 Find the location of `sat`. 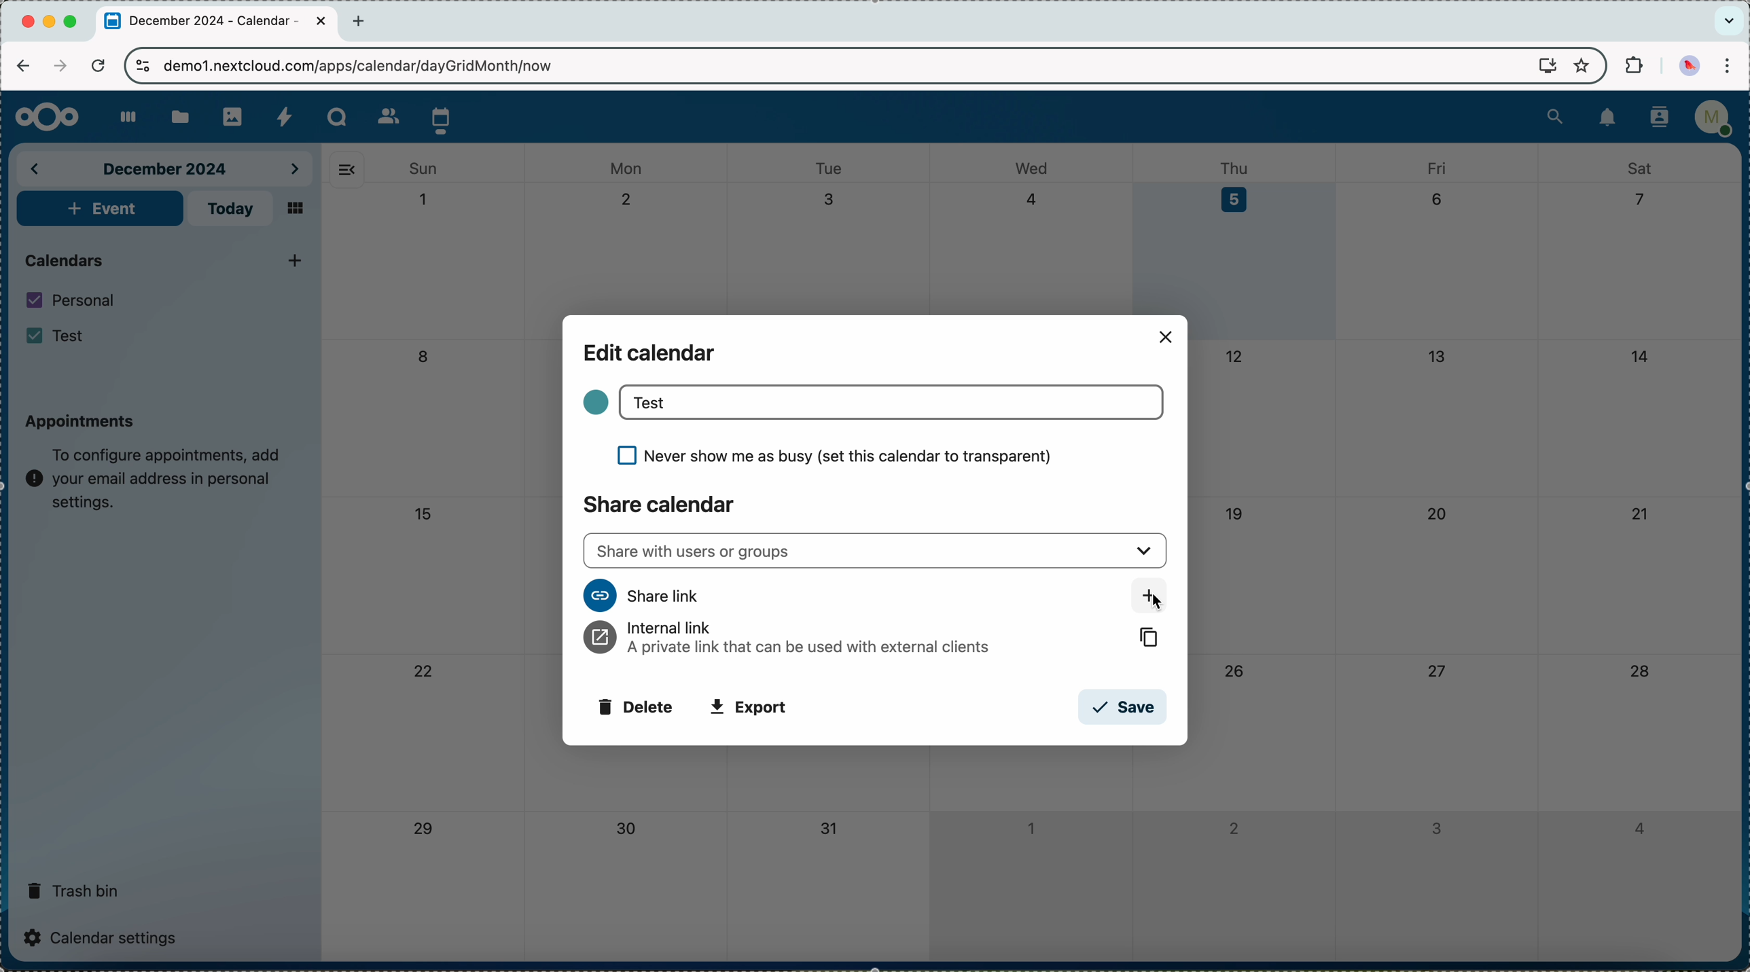

sat is located at coordinates (1639, 167).